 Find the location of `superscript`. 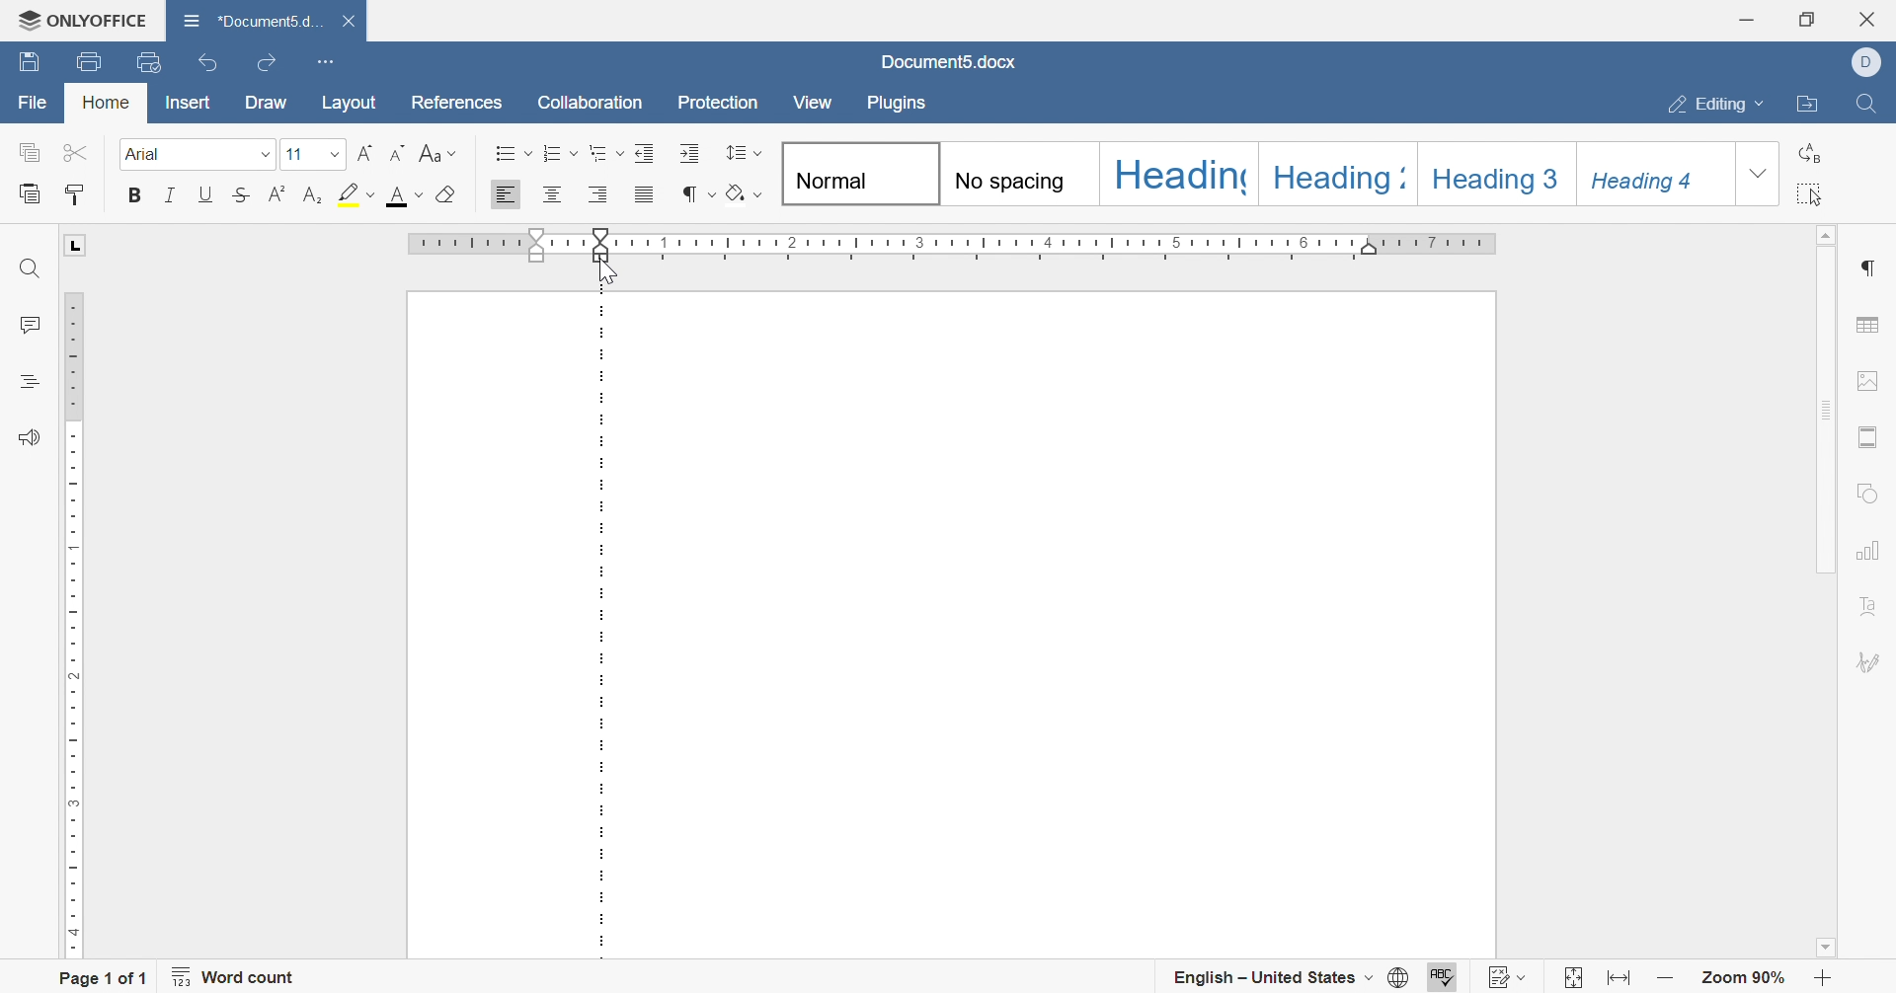

superscript is located at coordinates (278, 192).